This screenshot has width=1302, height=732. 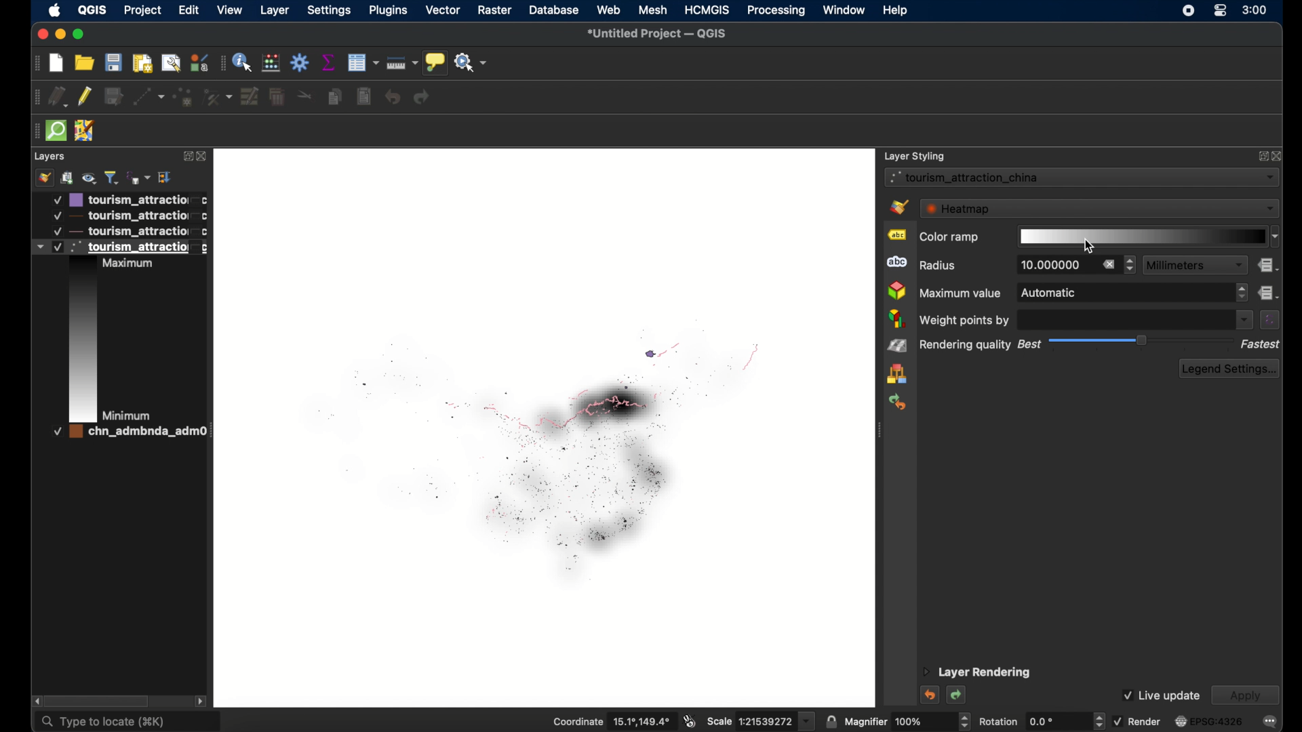 I want to click on drag handle, so click(x=877, y=432).